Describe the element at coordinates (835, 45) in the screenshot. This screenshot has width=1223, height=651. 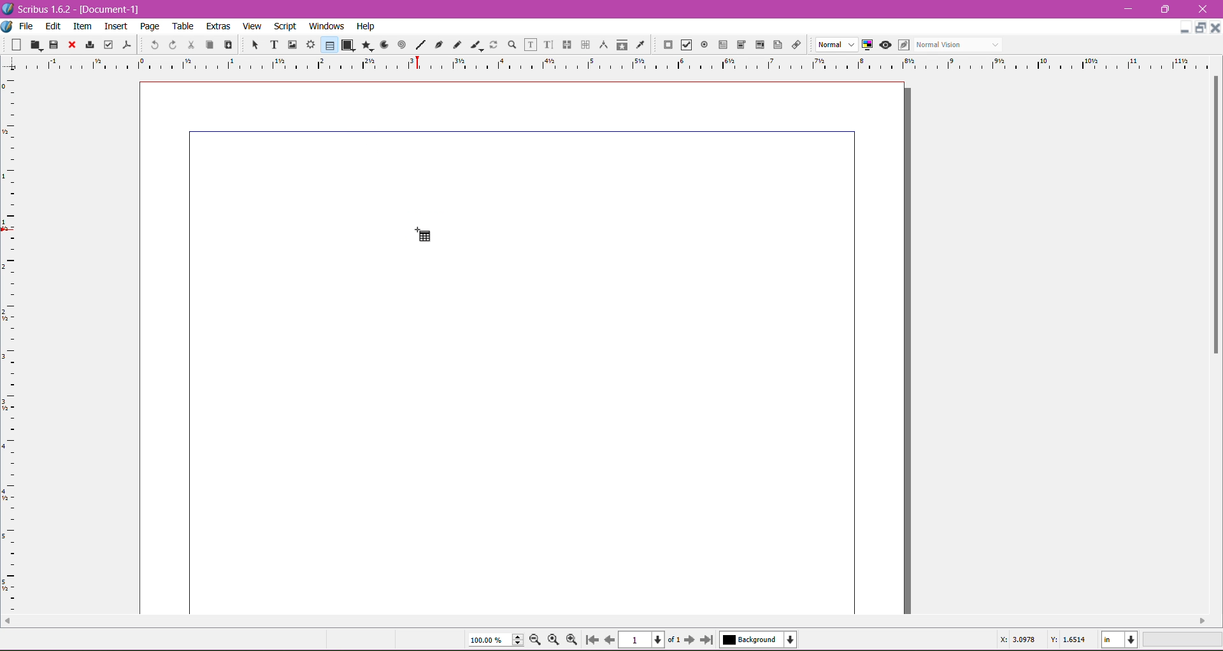
I see `Normal` at that location.